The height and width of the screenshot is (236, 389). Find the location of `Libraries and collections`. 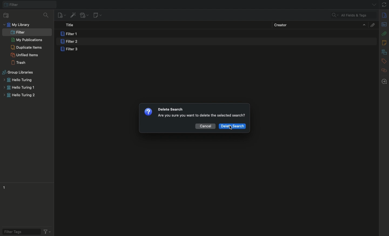

Libraries and collections is located at coordinates (384, 52).